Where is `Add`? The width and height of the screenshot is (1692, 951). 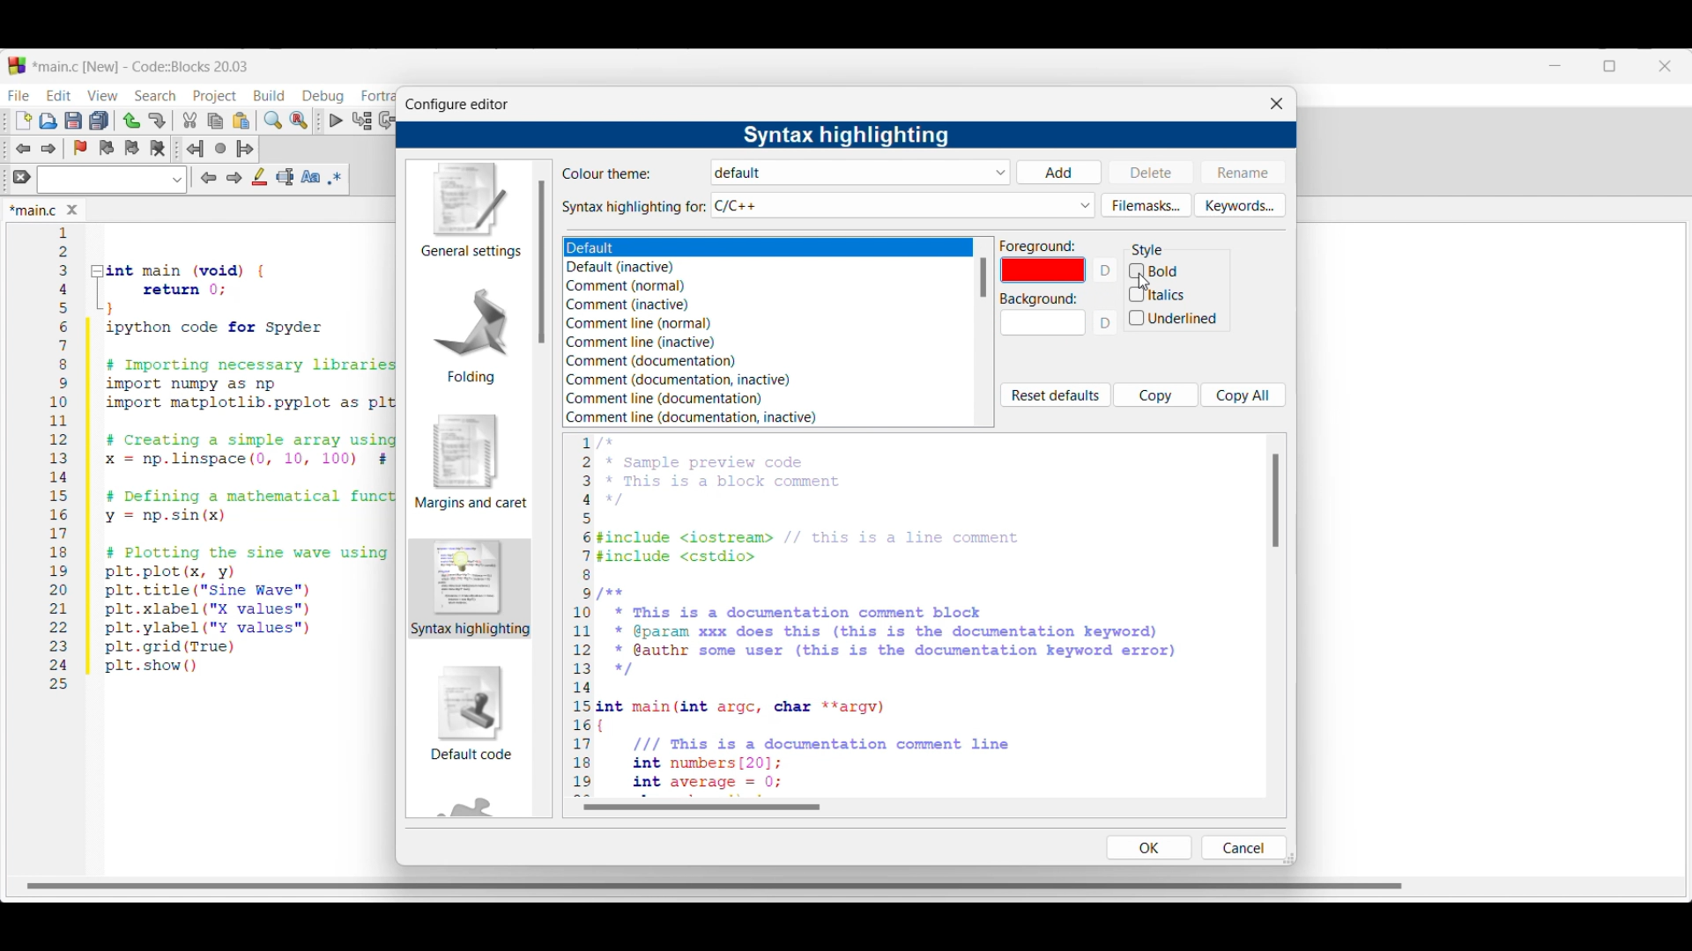 Add is located at coordinates (1058, 173).